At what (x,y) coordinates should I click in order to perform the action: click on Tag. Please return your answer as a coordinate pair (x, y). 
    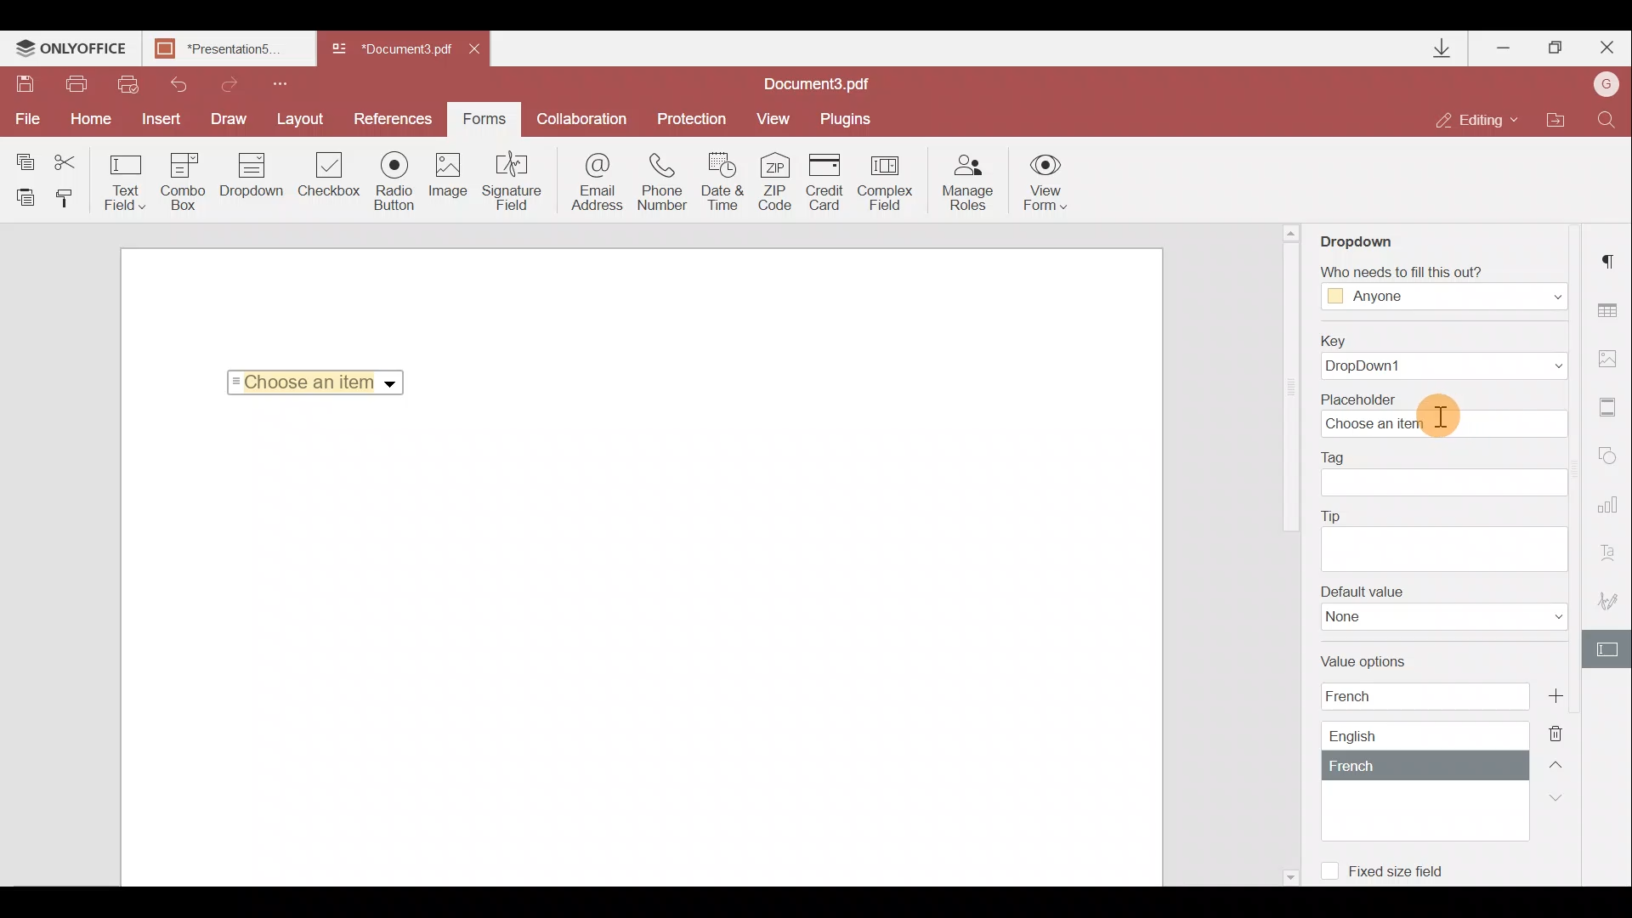
    Looking at the image, I should click on (1445, 473).